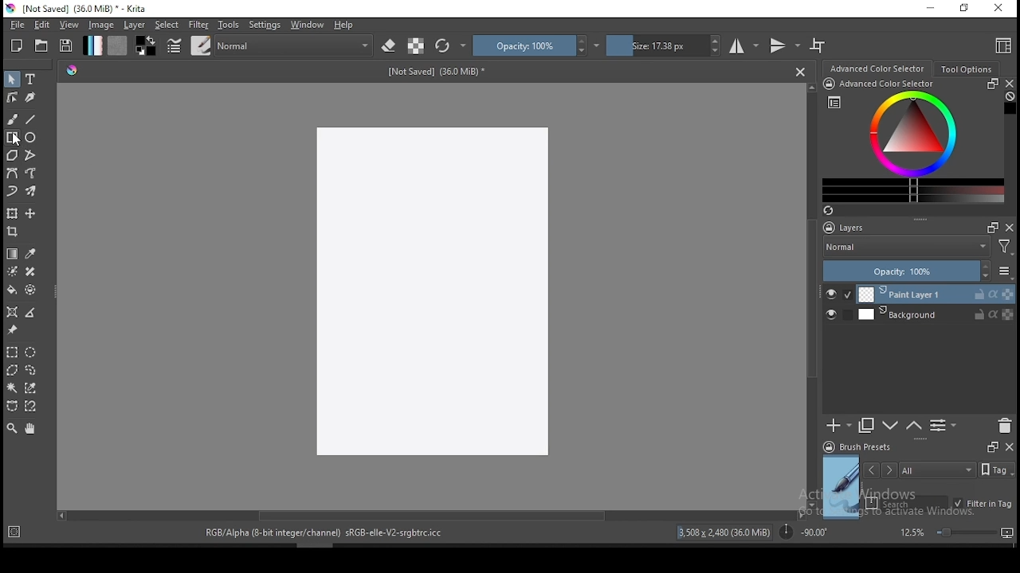  What do you see at coordinates (956, 532) in the screenshot?
I see `zoom level` at bounding box center [956, 532].